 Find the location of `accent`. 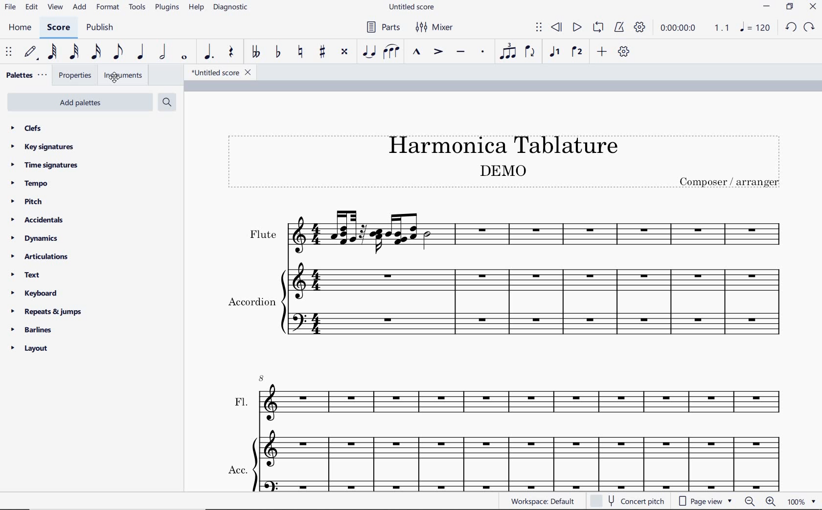

accent is located at coordinates (438, 52).